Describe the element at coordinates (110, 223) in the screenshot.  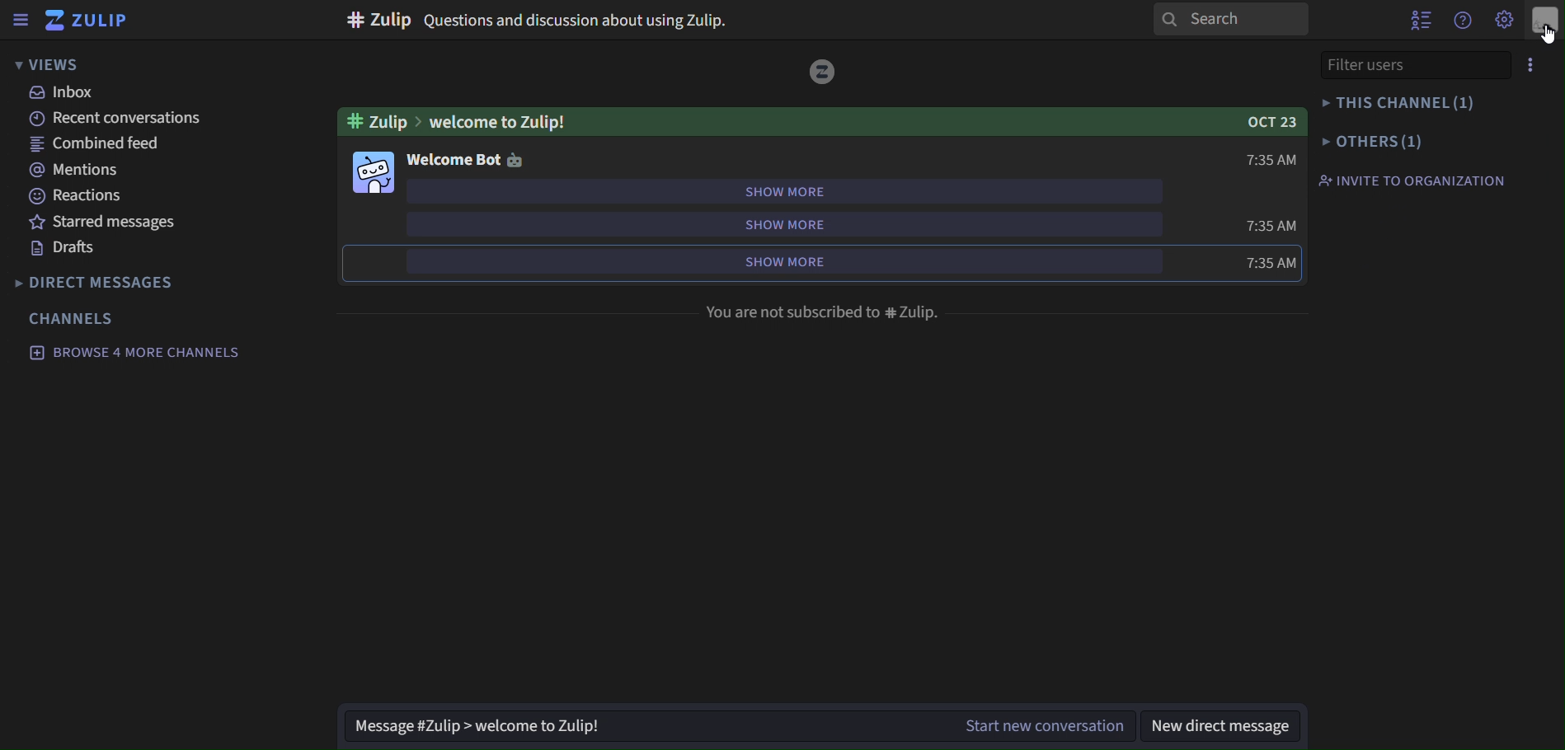
I see `starred messages` at that location.